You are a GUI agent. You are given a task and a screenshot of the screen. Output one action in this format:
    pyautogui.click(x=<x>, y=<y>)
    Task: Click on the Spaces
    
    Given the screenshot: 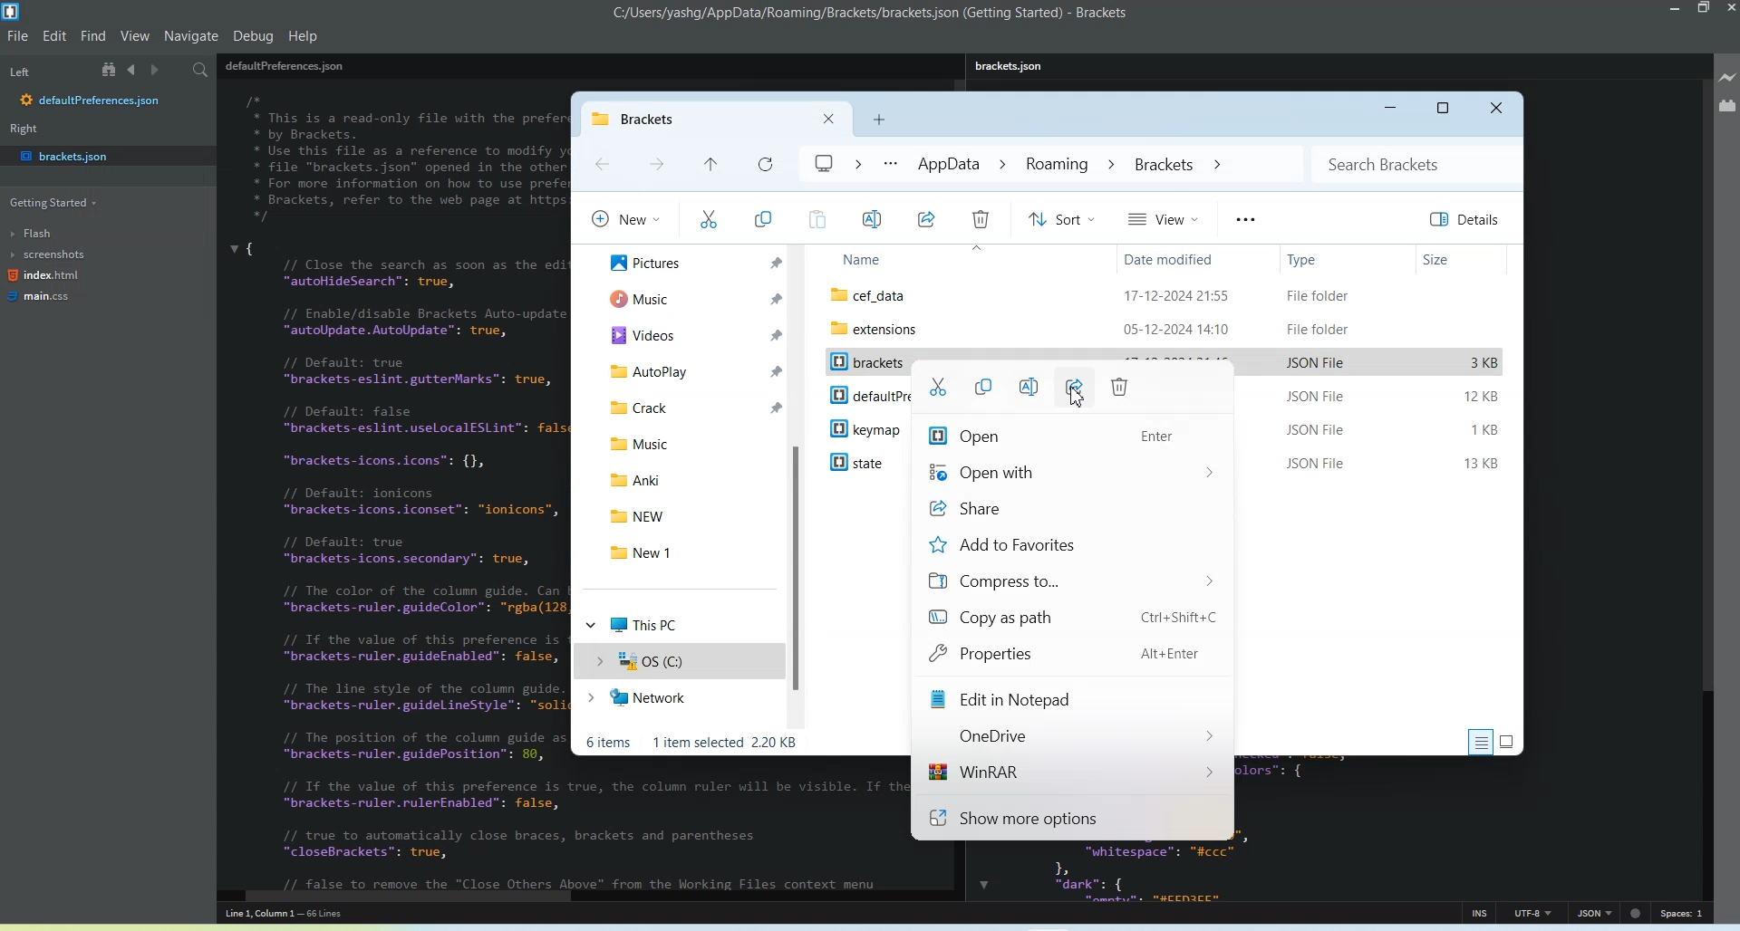 What is the action you would take?
    pyautogui.click(x=1684, y=913)
    